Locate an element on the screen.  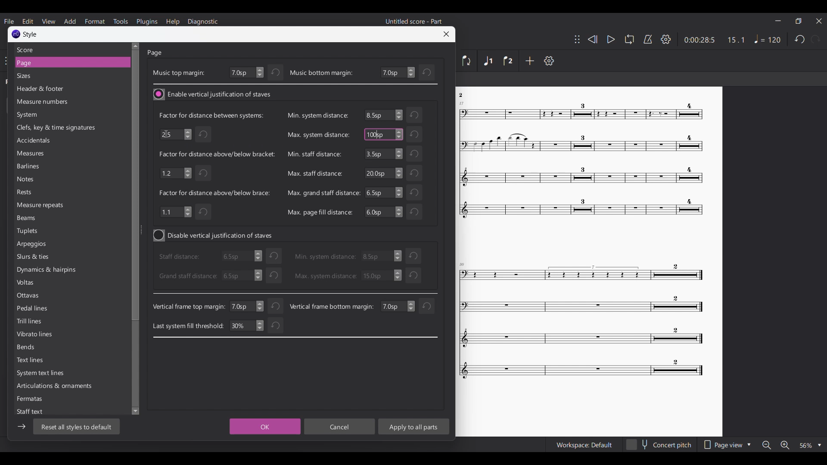
Smaller tab is located at coordinates (798, 21).